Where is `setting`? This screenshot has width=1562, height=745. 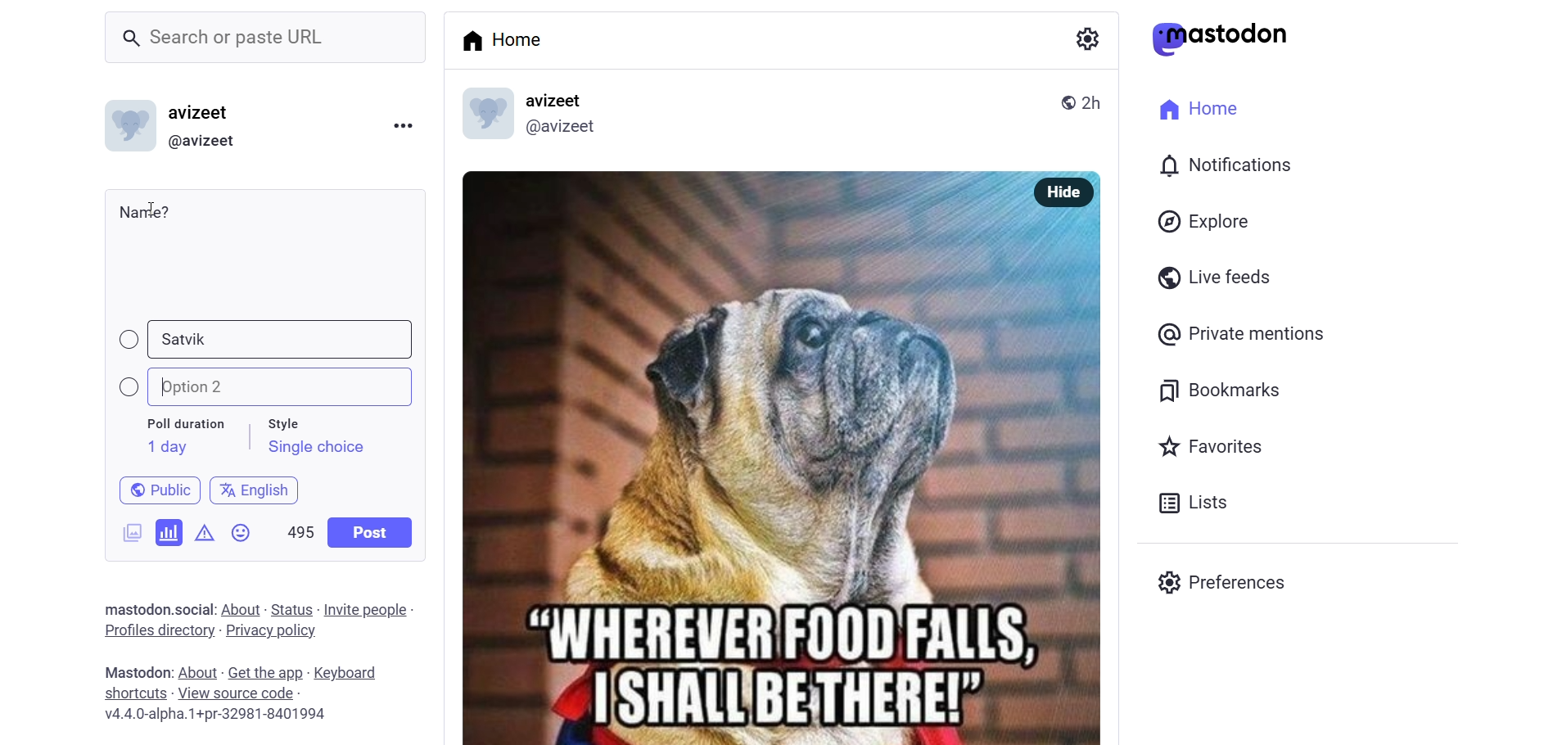
setting is located at coordinates (1085, 38).